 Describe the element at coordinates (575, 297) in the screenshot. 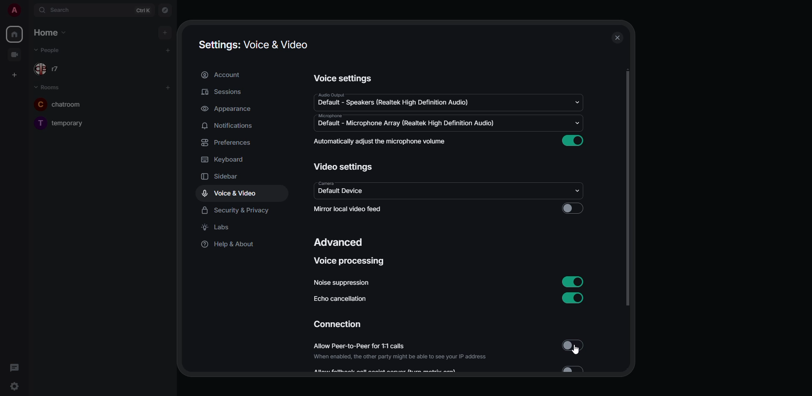

I see `enabled` at that location.